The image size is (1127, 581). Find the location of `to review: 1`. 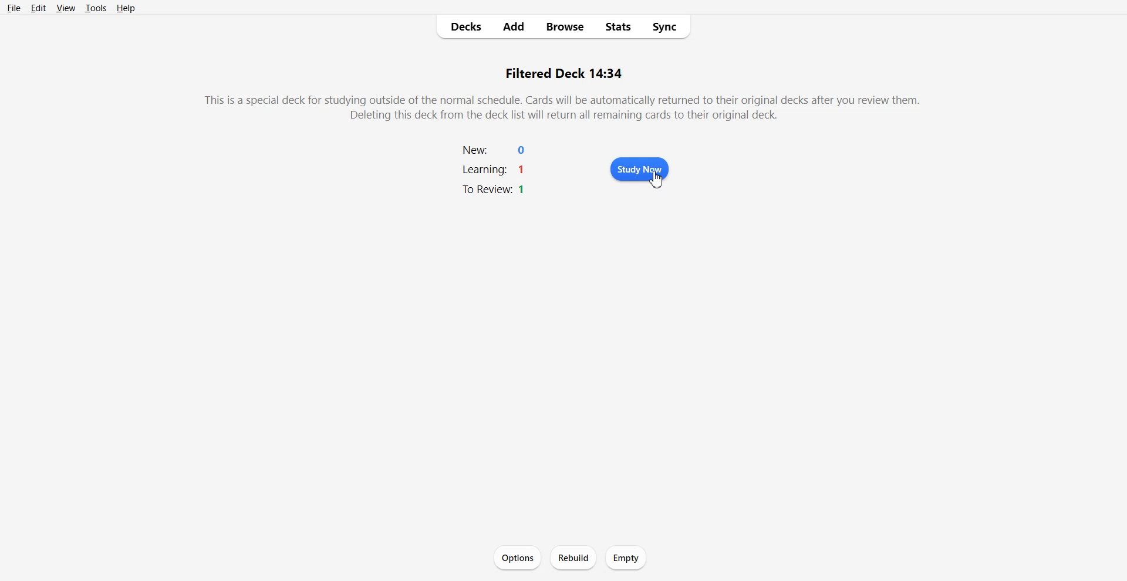

to review: 1 is located at coordinates (495, 189).